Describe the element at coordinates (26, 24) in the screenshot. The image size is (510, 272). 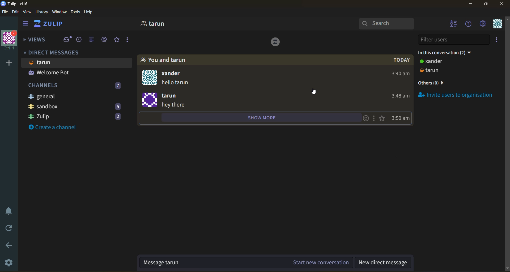
I see `hide left side bar` at that location.